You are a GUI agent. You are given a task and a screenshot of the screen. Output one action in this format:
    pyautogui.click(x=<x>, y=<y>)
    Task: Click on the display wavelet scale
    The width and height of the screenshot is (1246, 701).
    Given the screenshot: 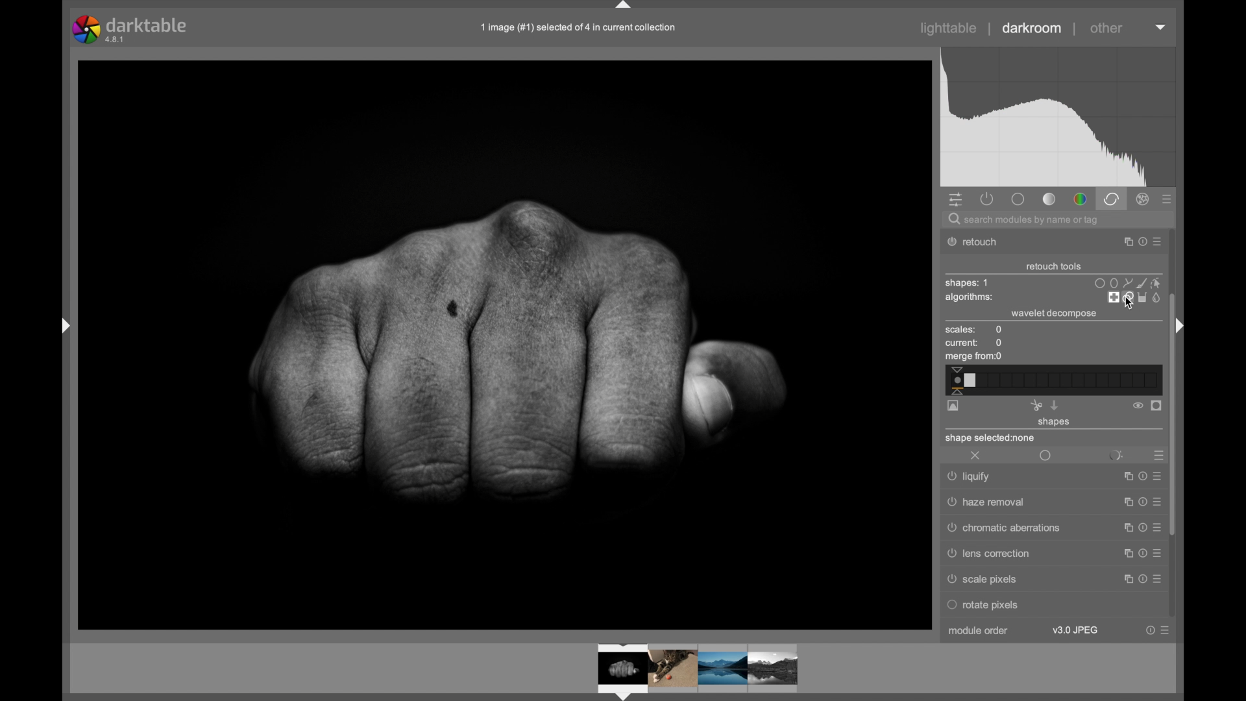 What is the action you would take?
    pyautogui.click(x=953, y=406)
    